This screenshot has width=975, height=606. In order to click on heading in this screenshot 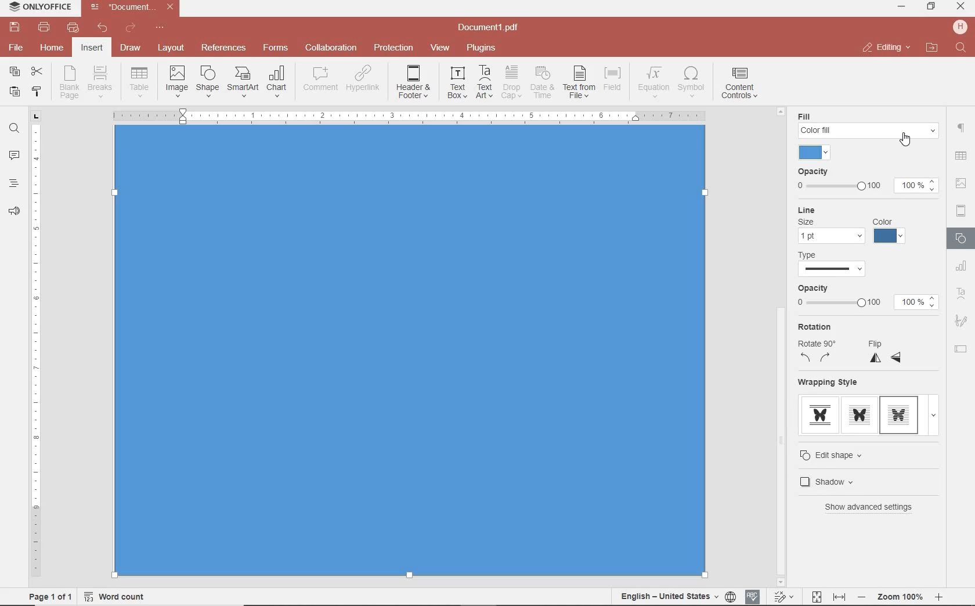, I will do `click(14, 183)`.